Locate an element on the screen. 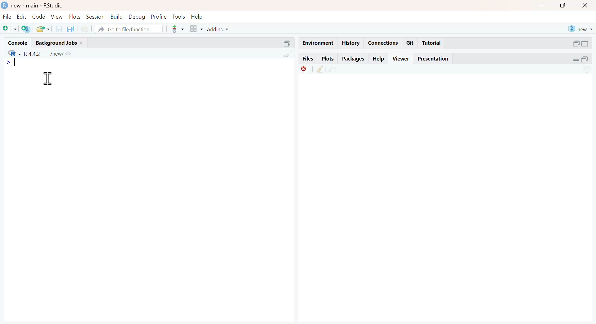  add R file is located at coordinates (27, 29).